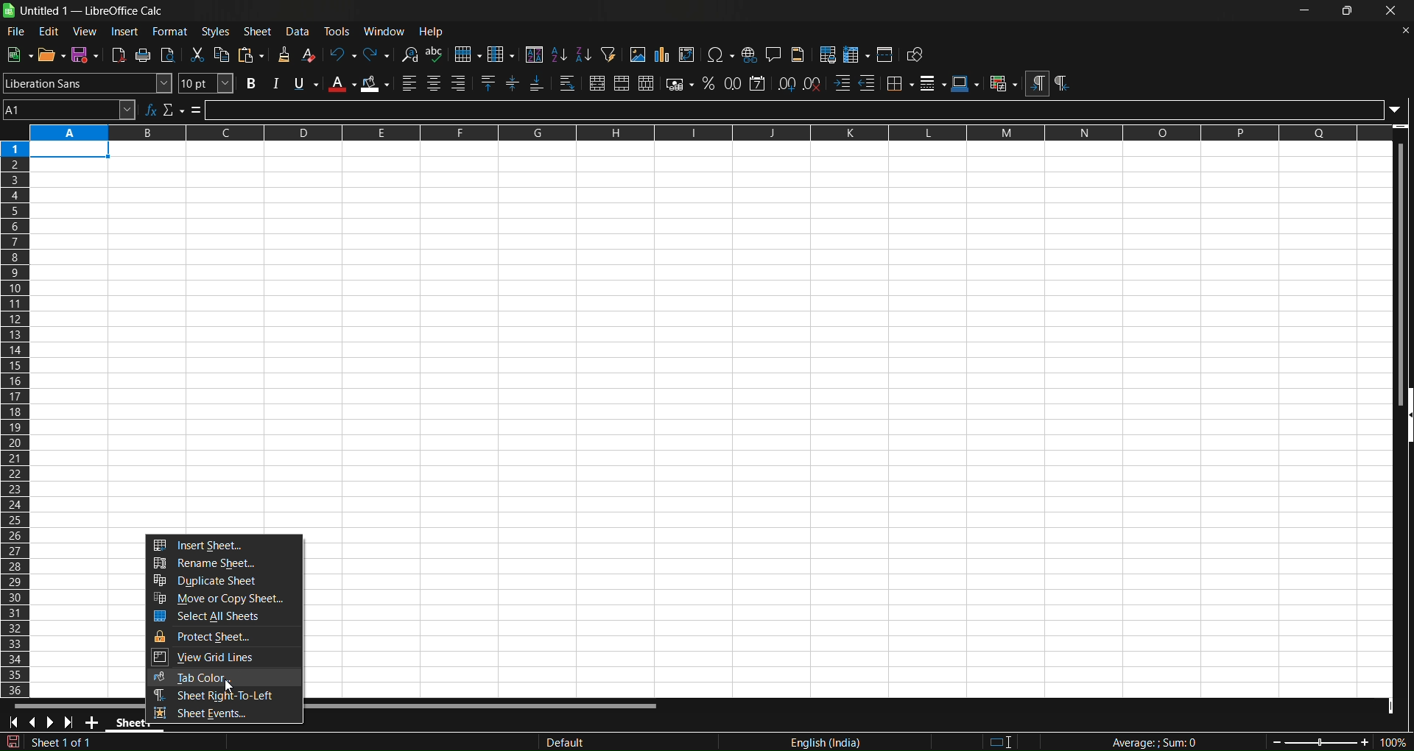  Describe the element at coordinates (583, 56) in the screenshot. I see `sort descending` at that location.